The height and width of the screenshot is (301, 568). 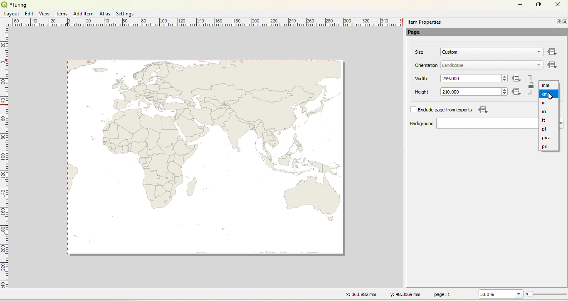 What do you see at coordinates (206, 157) in the screenshot?
I see `Map` at bounding box center [206, 157].